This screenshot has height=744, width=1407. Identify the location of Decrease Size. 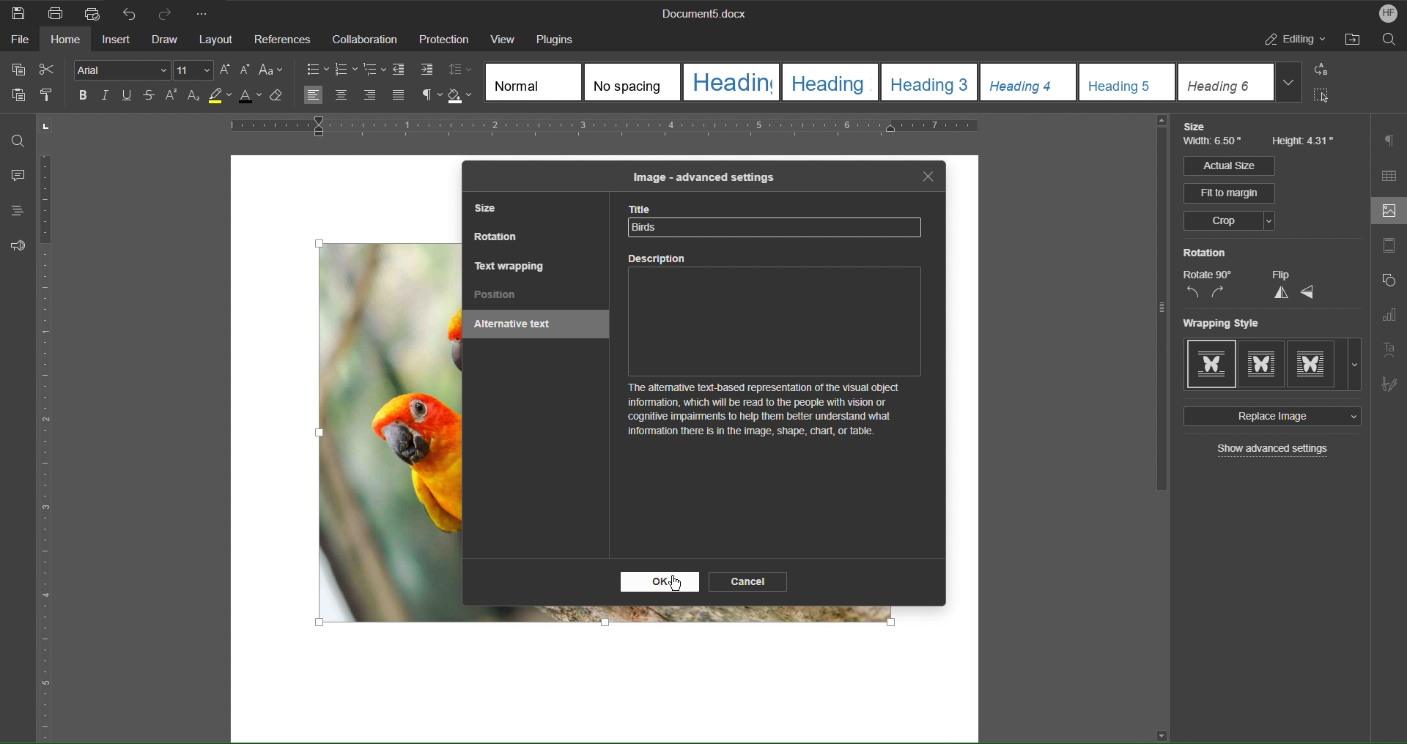
(248, 70).